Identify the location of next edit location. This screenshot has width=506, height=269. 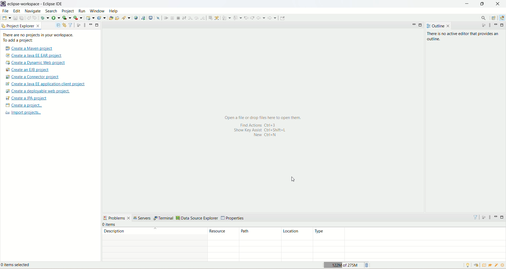
(252, 17).